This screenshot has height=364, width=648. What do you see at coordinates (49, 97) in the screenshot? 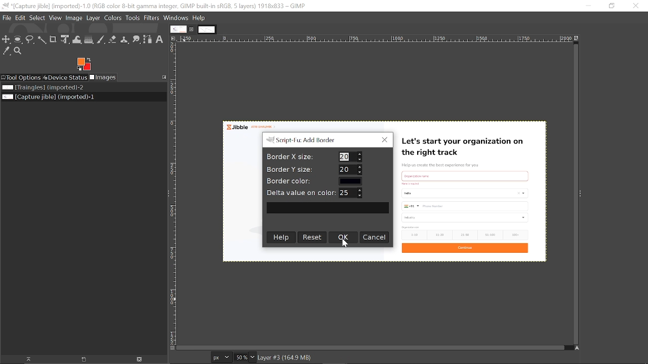
I see `Current file named "Capture Jible"` at bounding box center [49, 97].